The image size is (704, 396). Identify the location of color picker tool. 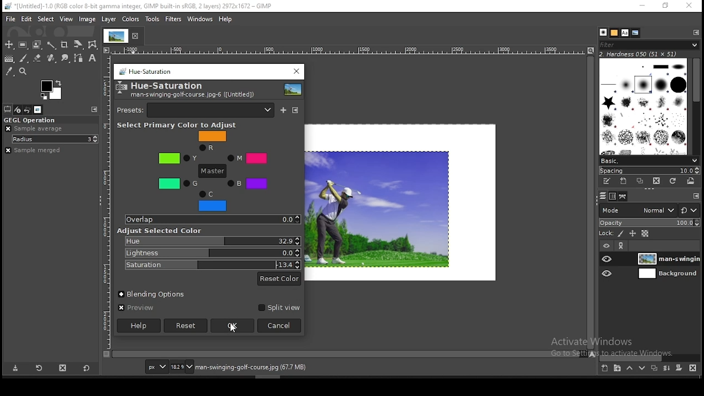
(10, 71).